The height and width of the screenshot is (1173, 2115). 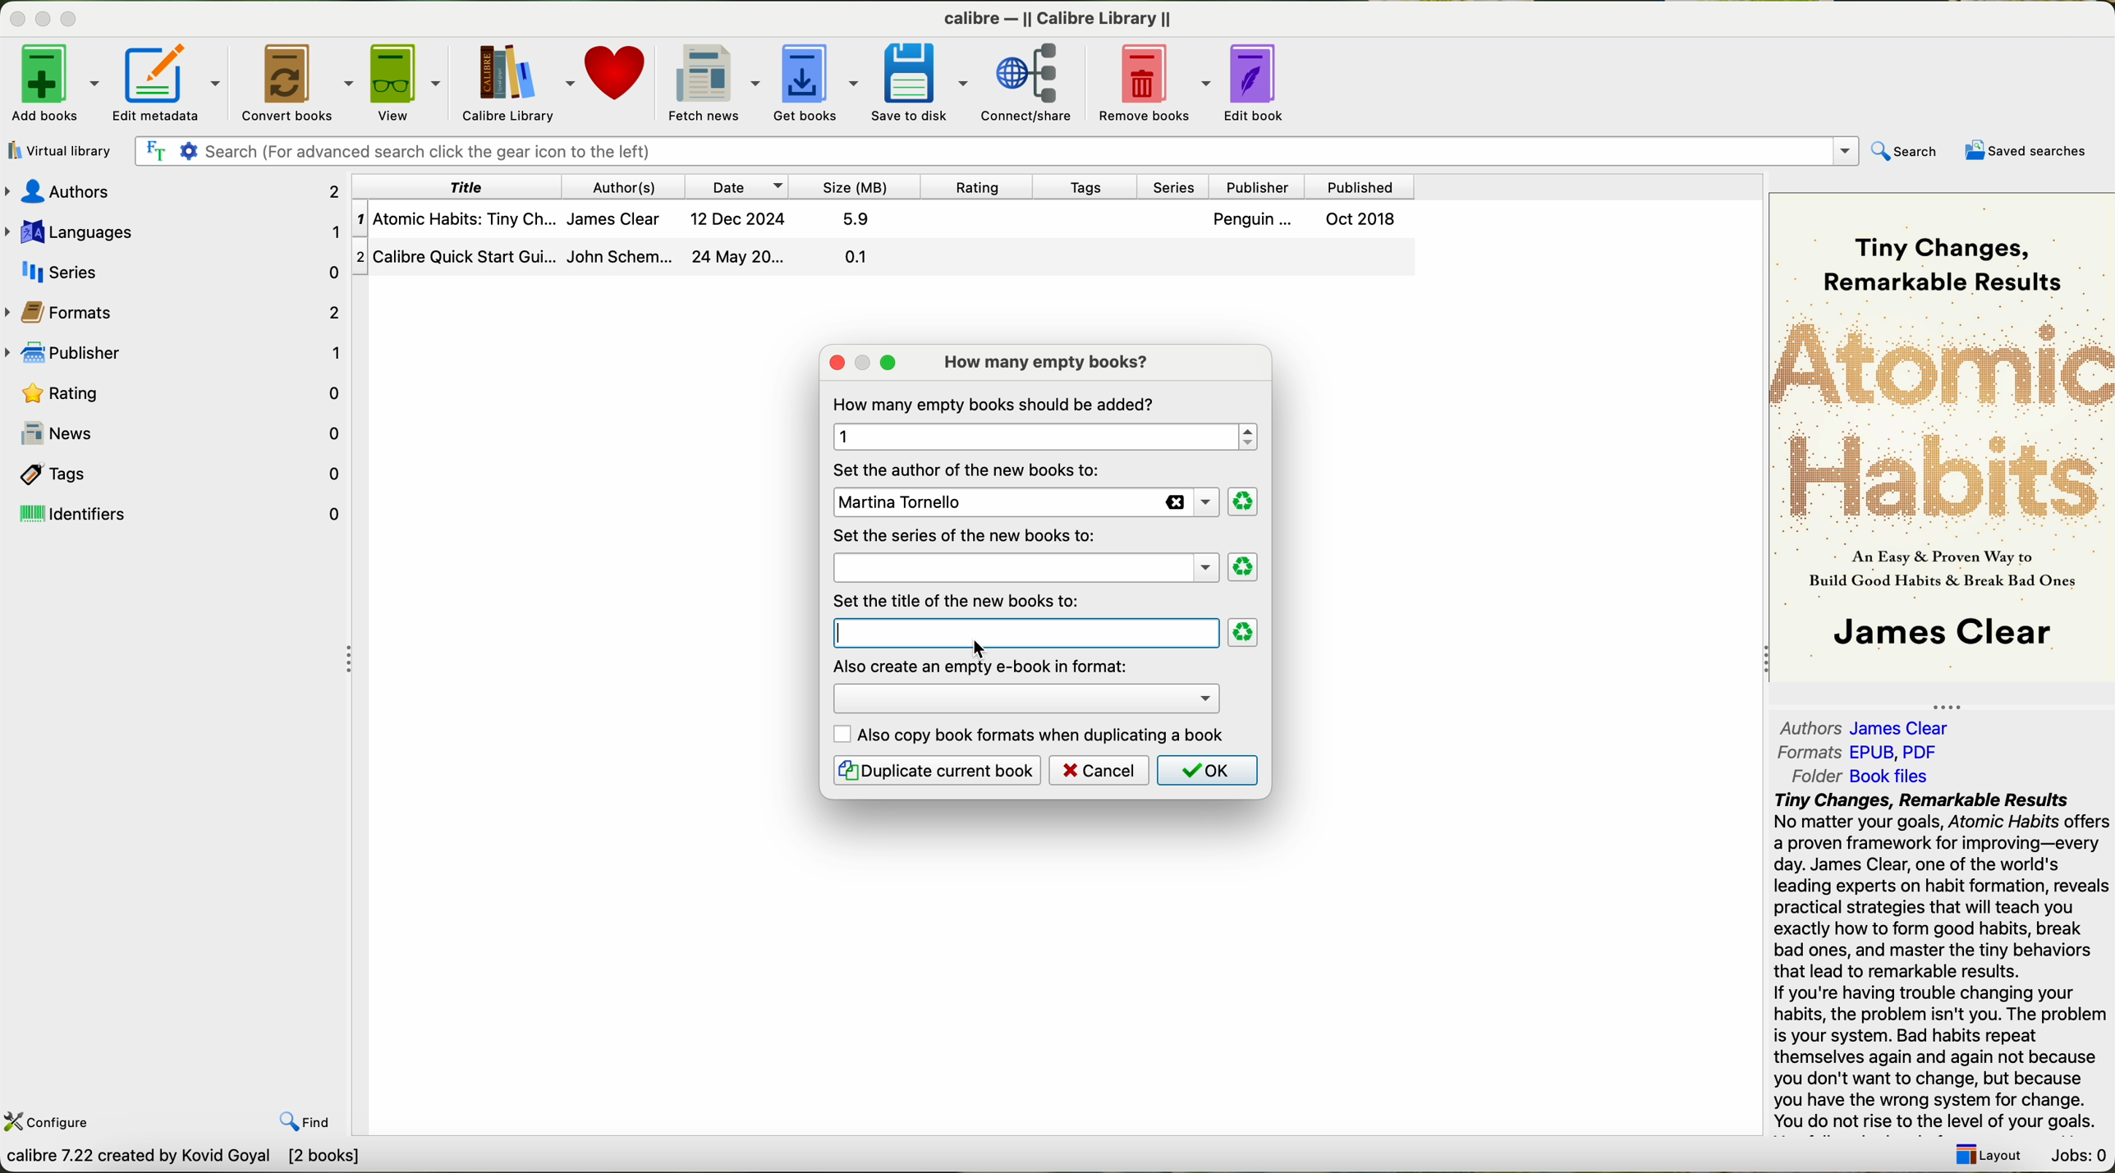 I want to click on also create and empy ebook in format, so click(x=982, y=665).